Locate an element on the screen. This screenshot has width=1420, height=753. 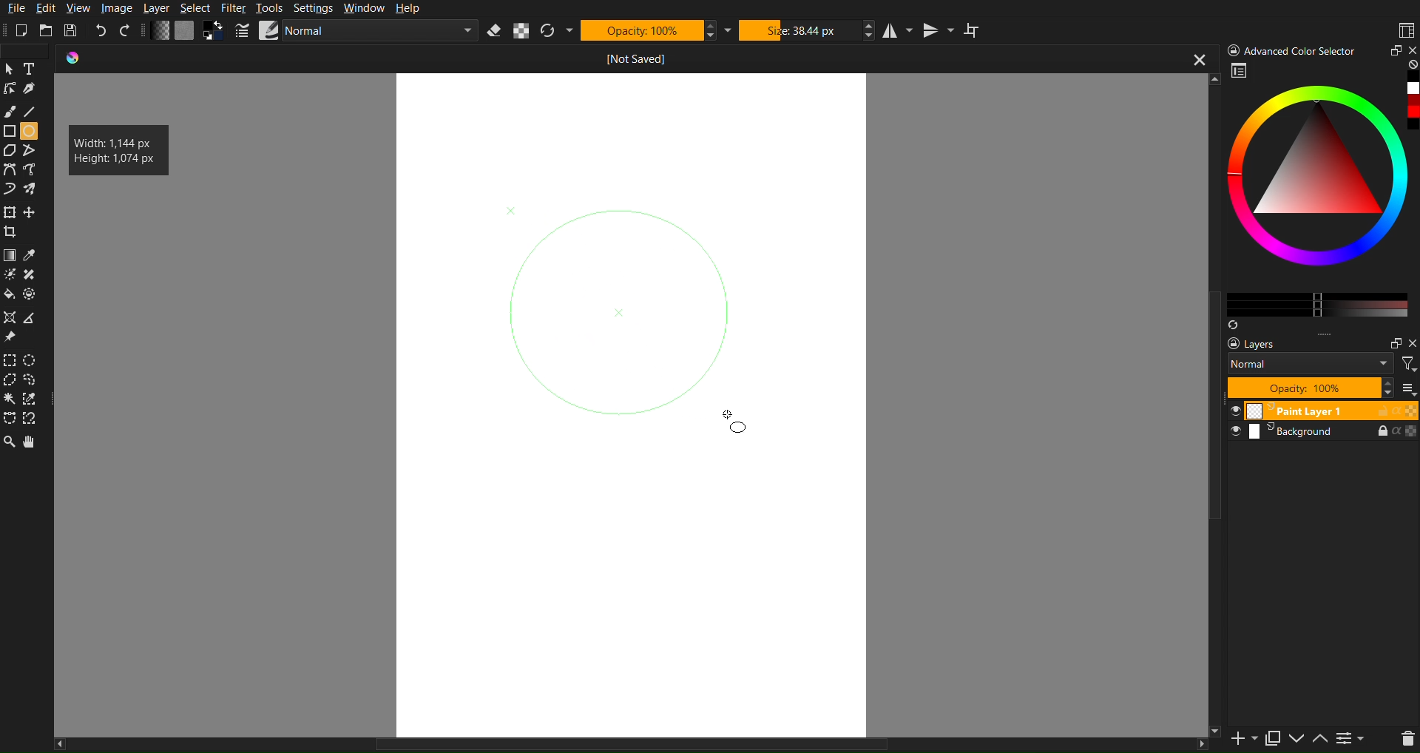
Curve Tools is located at coordinates (10, 170).